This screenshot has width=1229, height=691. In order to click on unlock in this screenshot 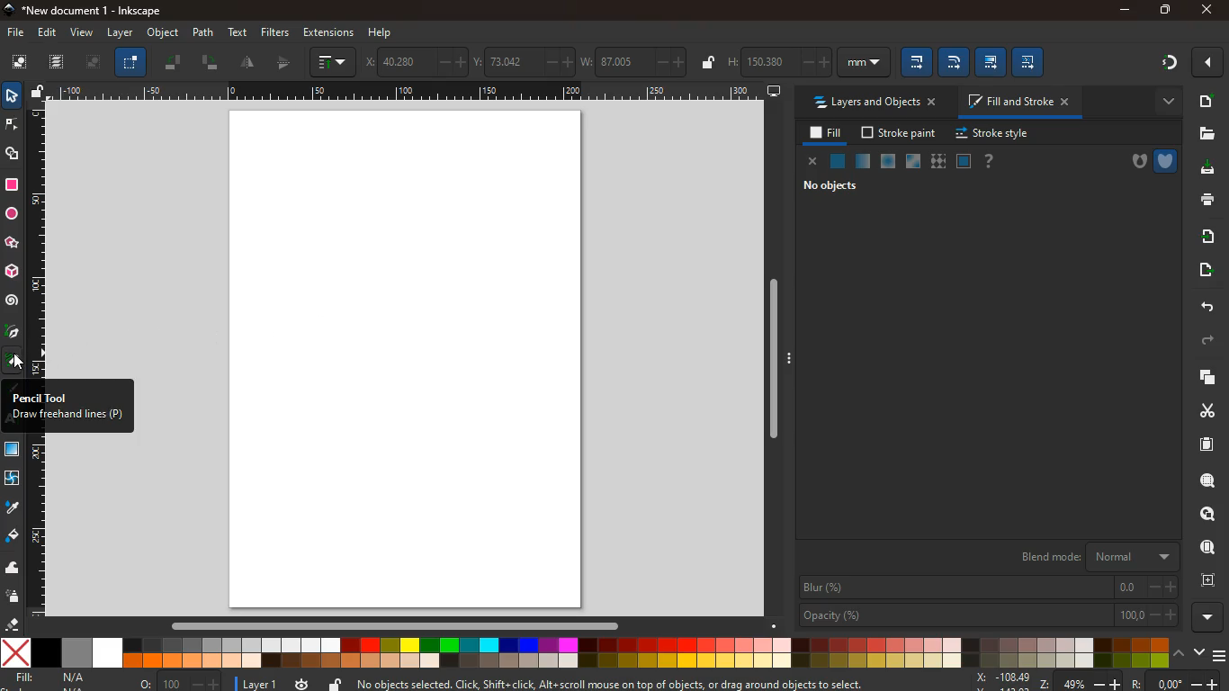, I will do `click(40, 92)`.